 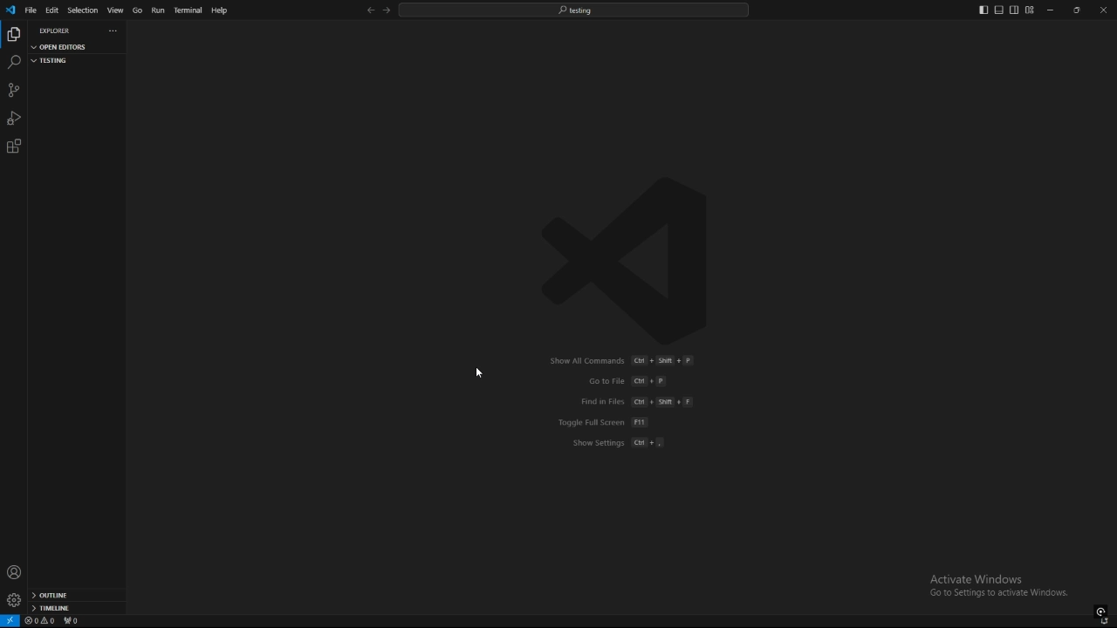 I want to click on back, so click(x=370, y=10).